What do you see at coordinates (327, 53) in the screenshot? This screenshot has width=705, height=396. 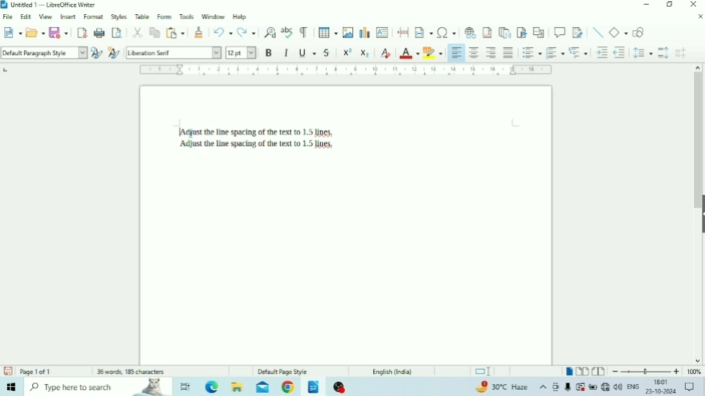 I see `Strikethrough` at bounding box center [327, 53].